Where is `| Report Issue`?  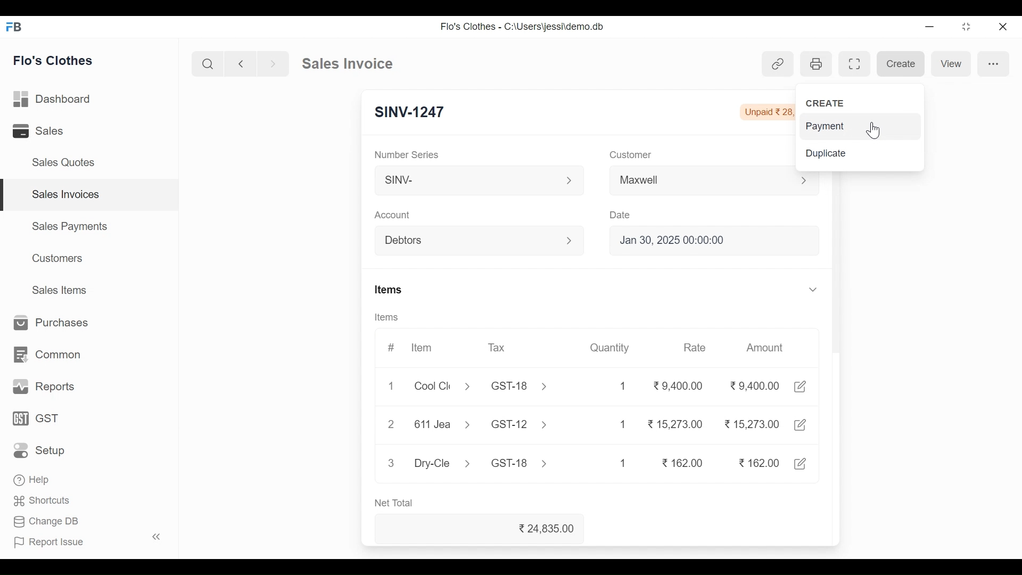 | Report Issue is located at coordinates (88, 540).